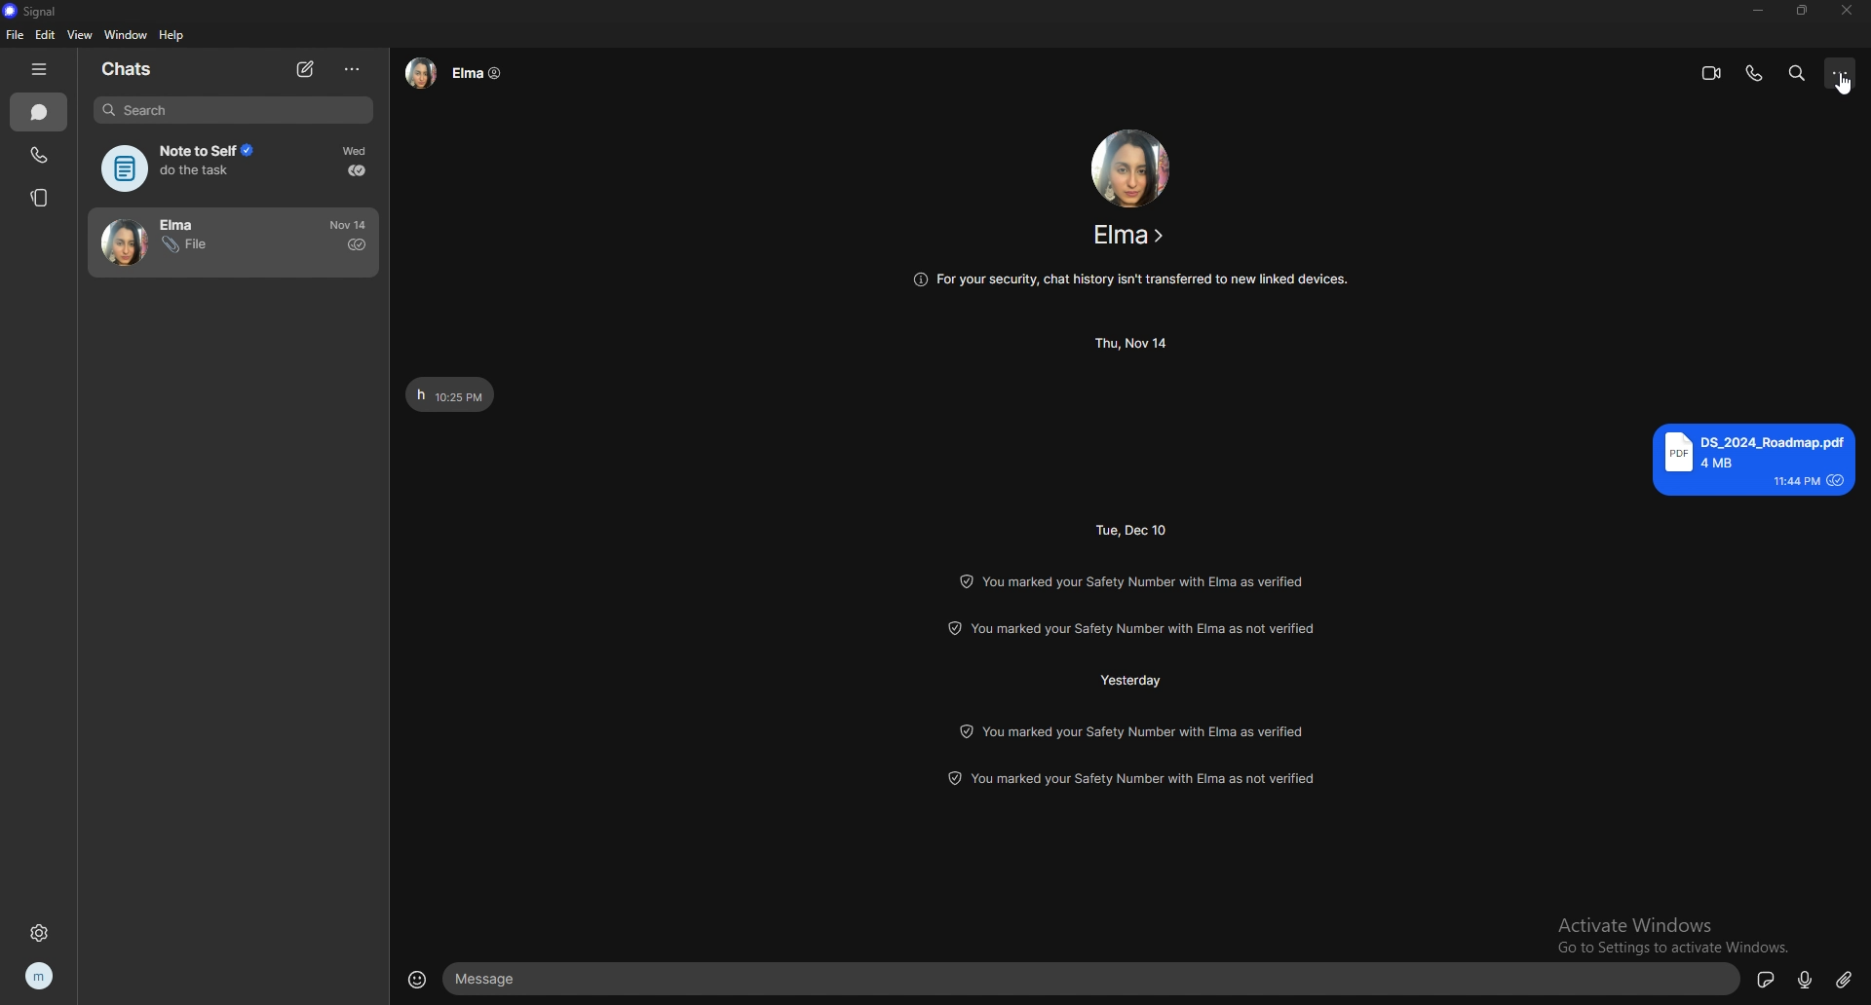 The height and width of the screenshot is (1005, 1871). I want to click on text box, so click(1090, 980).